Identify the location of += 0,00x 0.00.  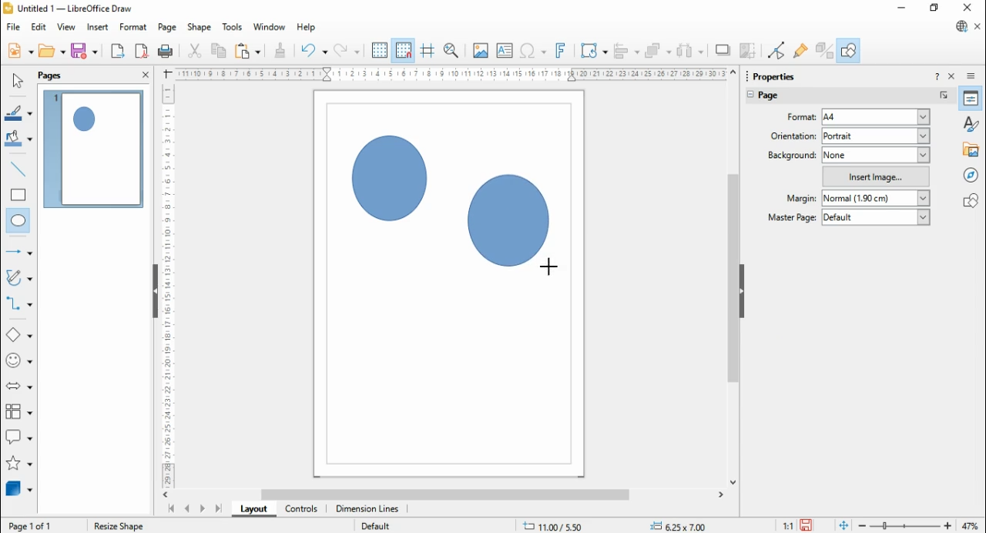
(682, 525).